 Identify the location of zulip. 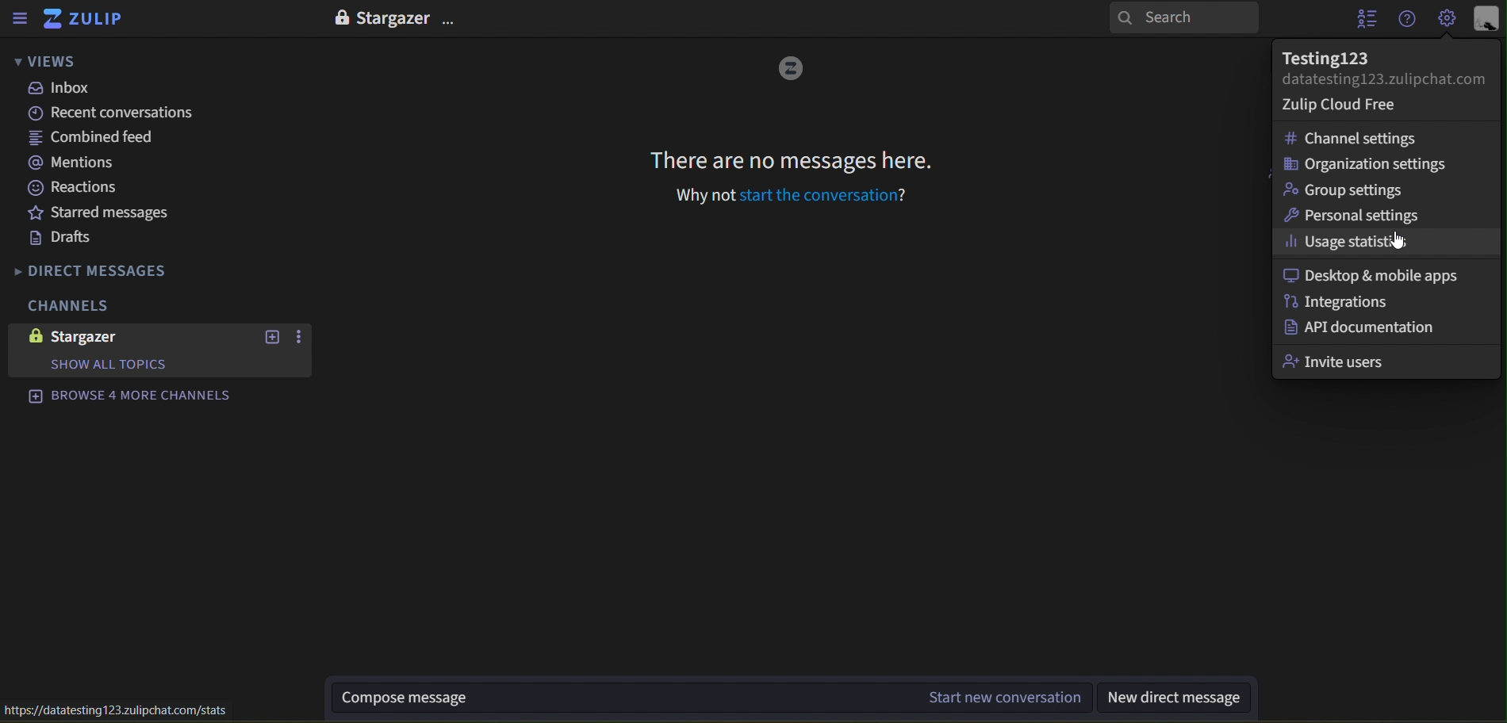
(89, 18).